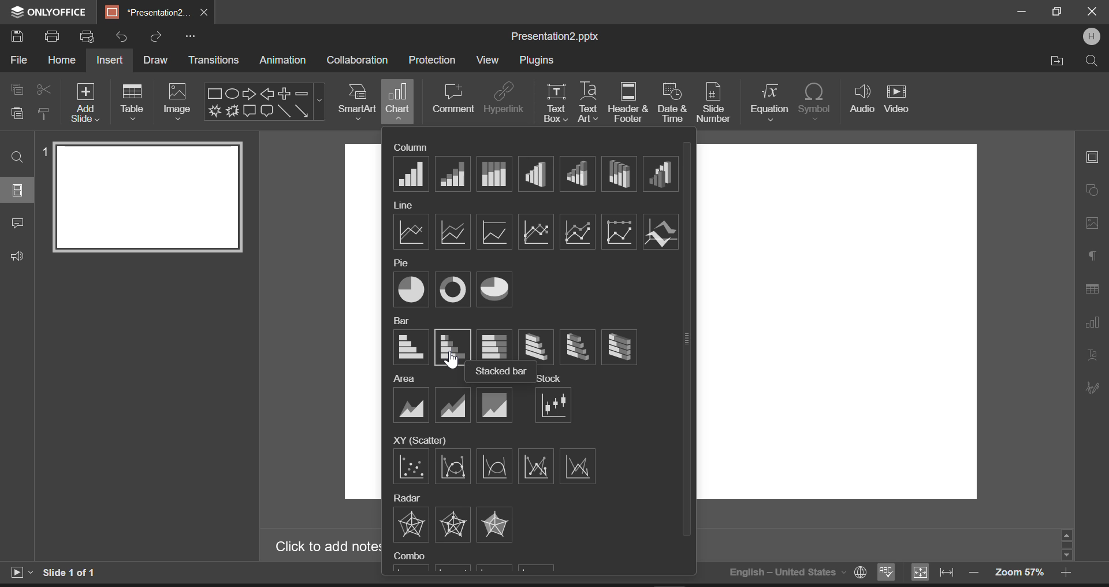 The height and width of the screenshot is (587, 1109). Describe the element at coordinates (177, 101) in the screenshot. I see `Image` at that location.